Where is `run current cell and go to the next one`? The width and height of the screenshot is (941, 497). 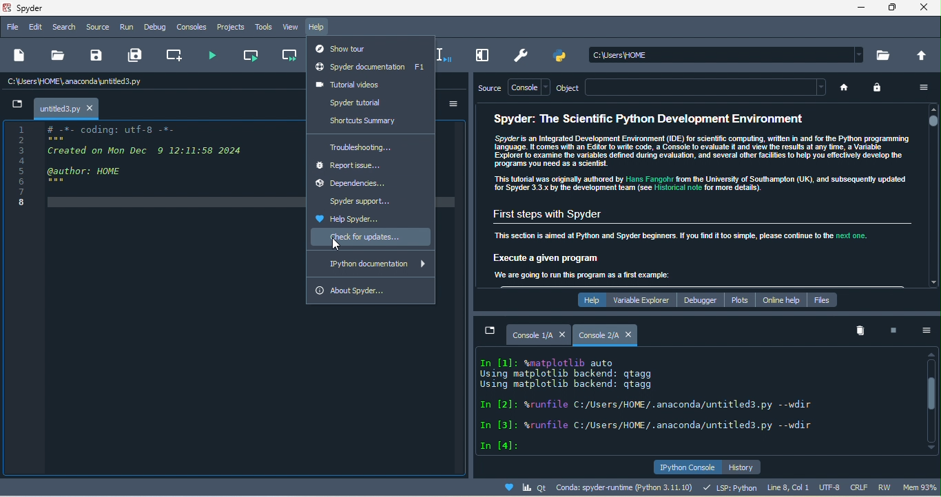 run current cell and go to the next one is located at coordinates (287, 55).